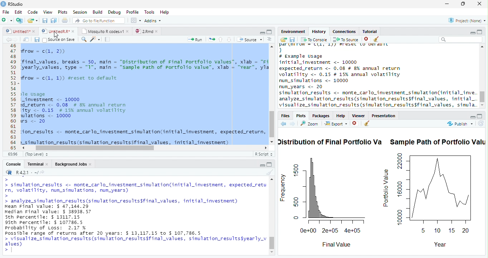  I want to click on previous source location, so click(8, 39).